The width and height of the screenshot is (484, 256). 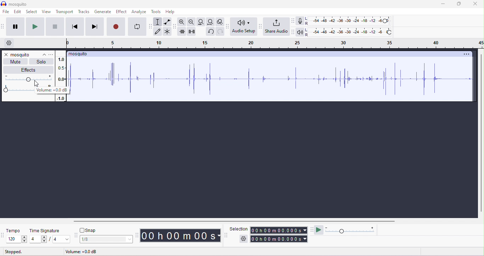 I want to click on select, so click(x=31, y=12).